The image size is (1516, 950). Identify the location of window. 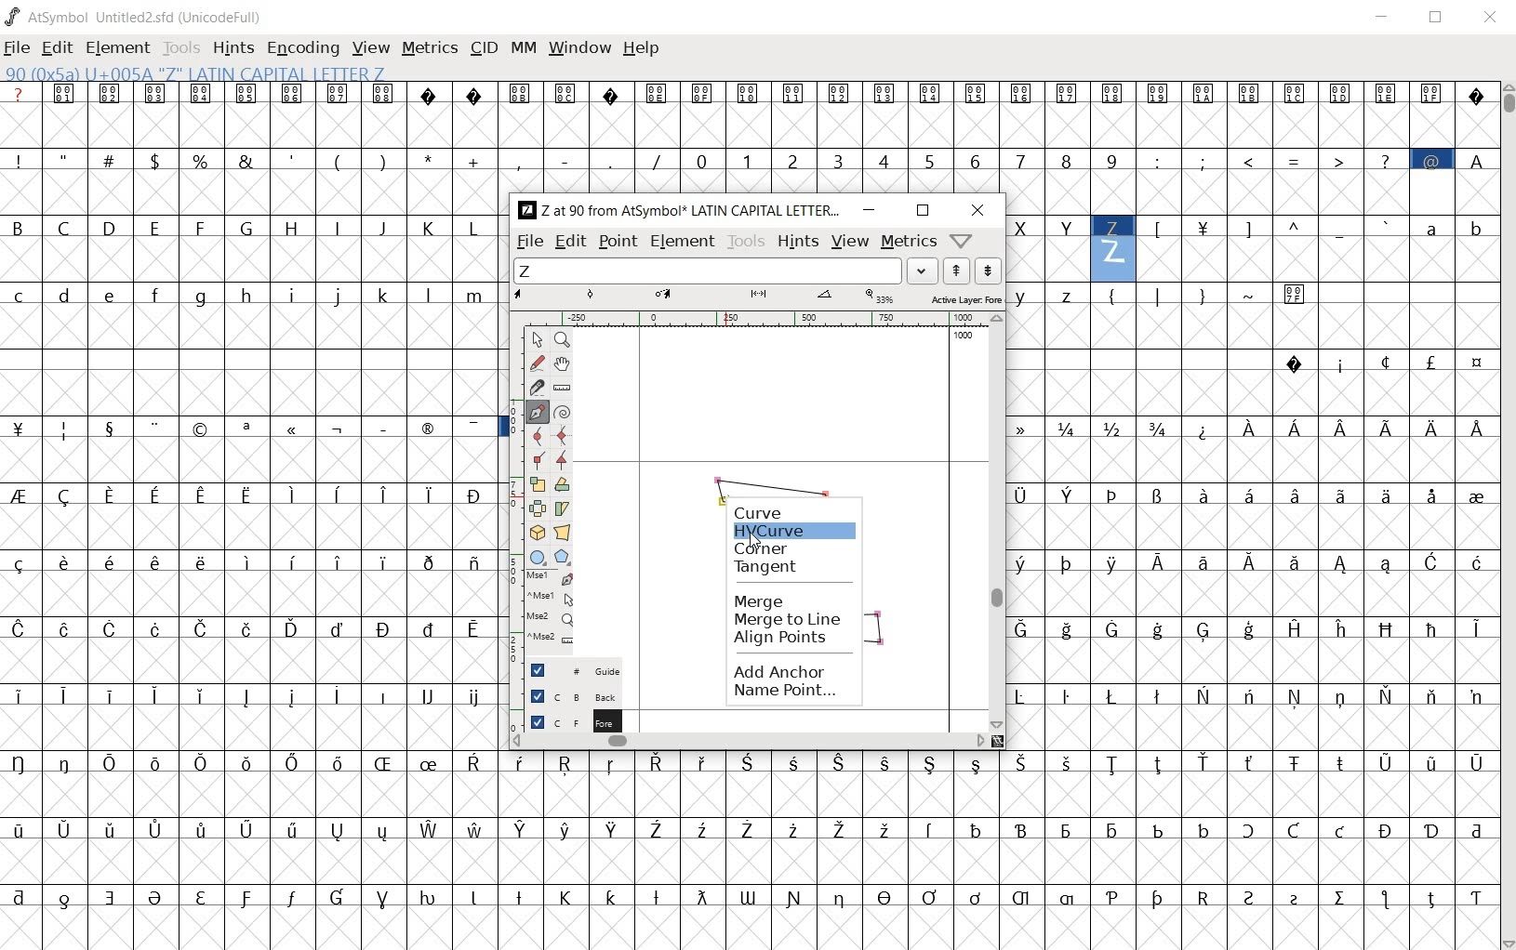
(579, 48).